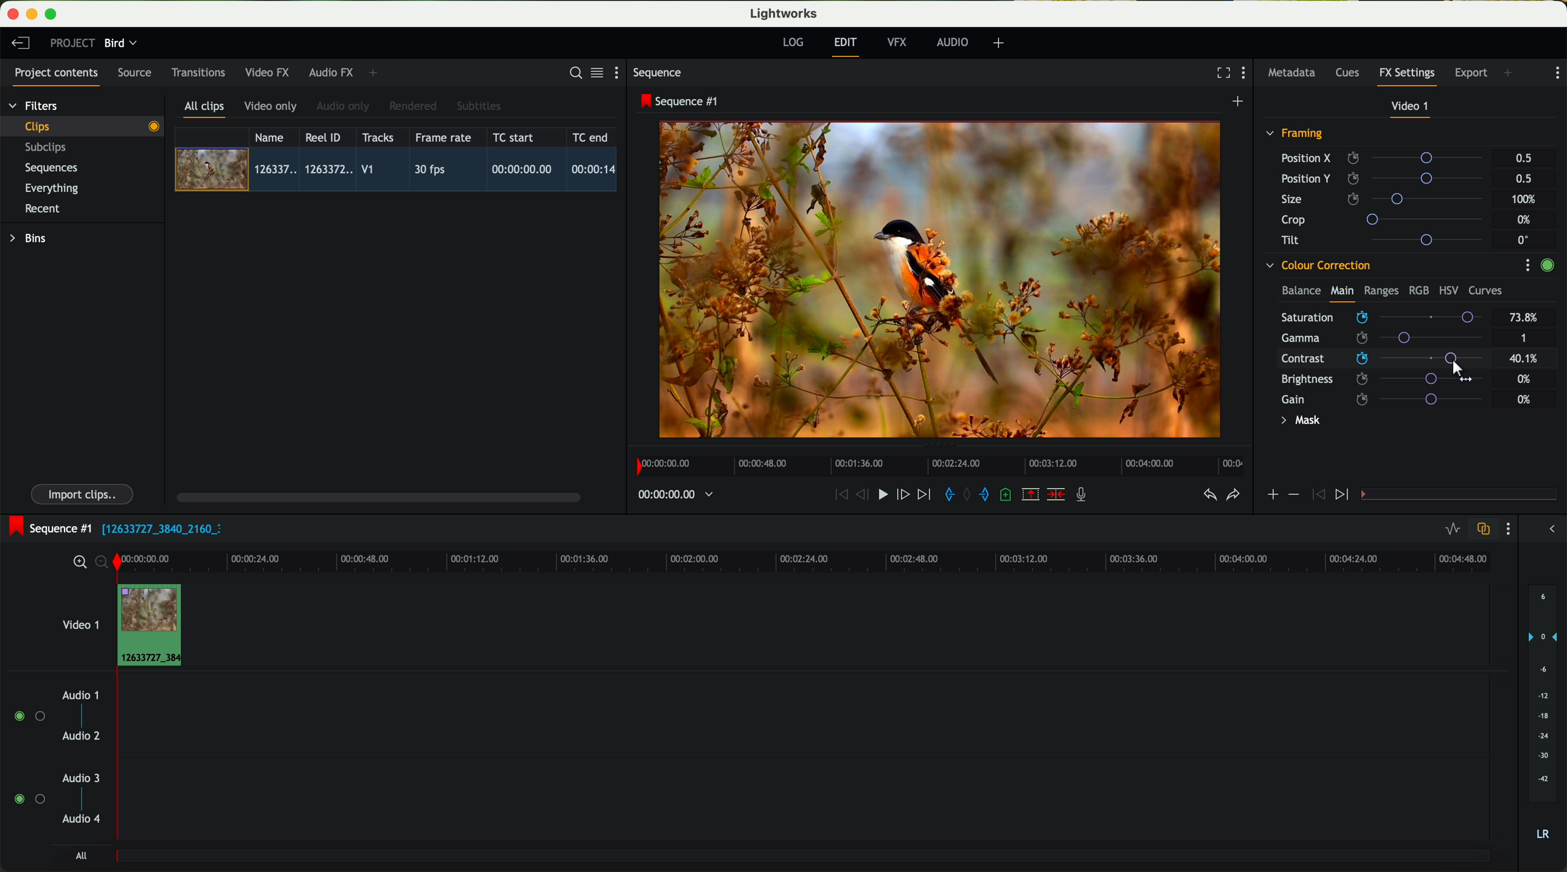 This screenshot has height=872, width=1567. What do you see at coordinates (1385, 199) in the screenshot?
I see `size` at bounding box center [1385, 199].